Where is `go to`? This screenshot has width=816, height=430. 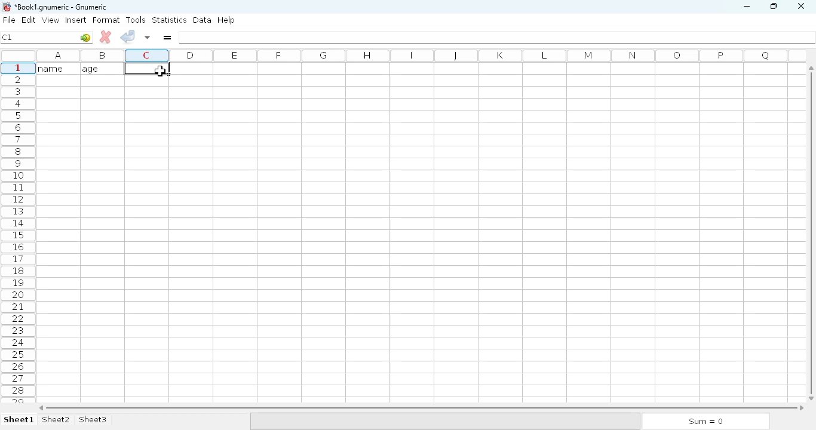
go to is located at coordinates (85, 37).